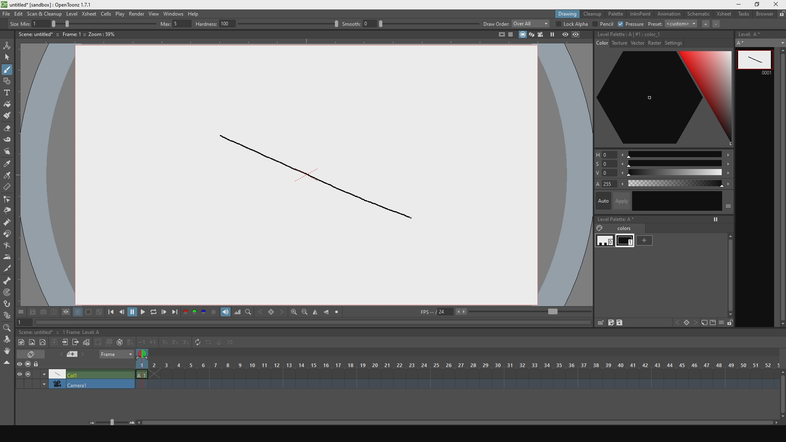 The height and width of the screenshot is (442, 786). I want to click on erase, so click(36, 354).